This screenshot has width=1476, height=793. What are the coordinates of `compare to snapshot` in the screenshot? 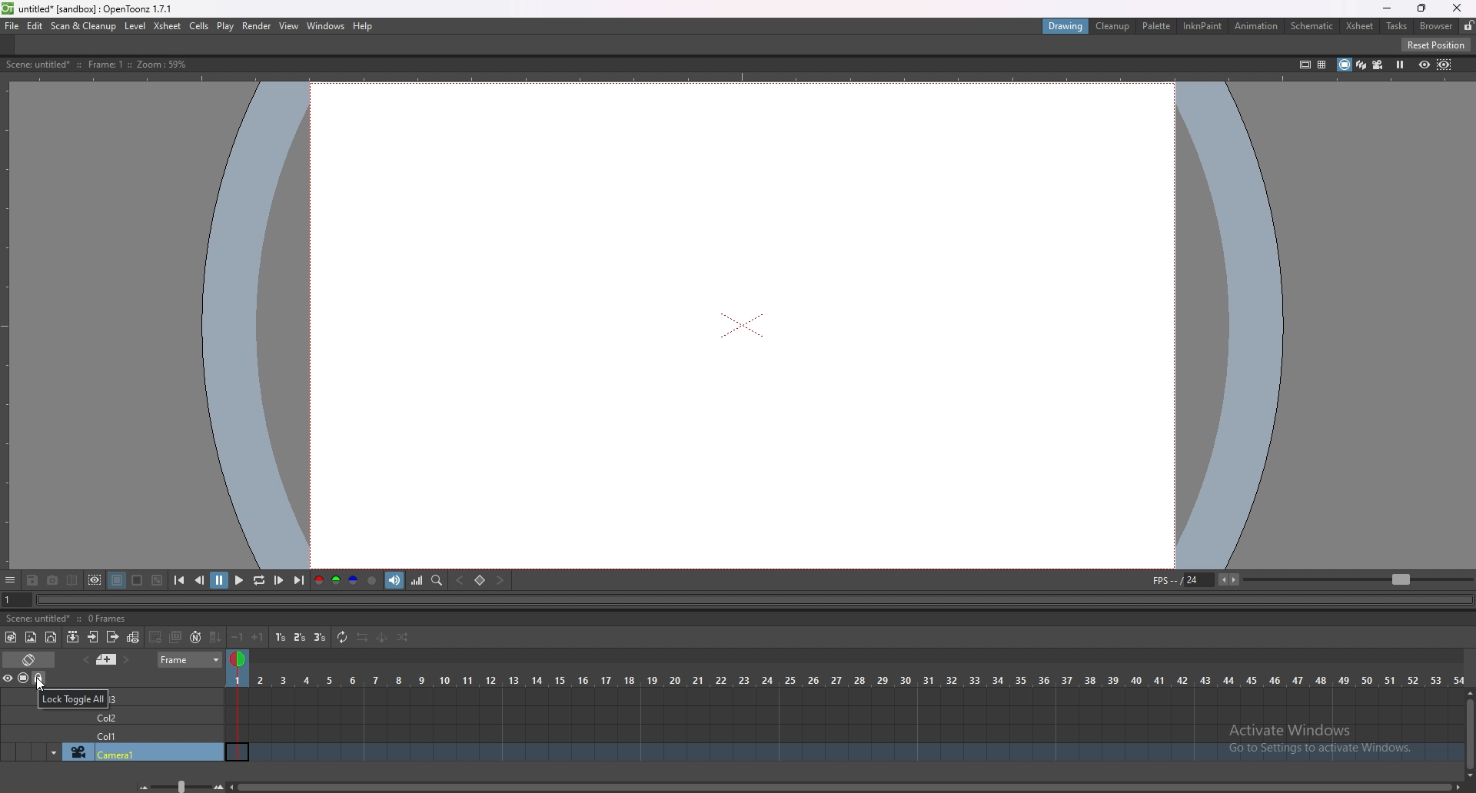 It's located at (74, 580).